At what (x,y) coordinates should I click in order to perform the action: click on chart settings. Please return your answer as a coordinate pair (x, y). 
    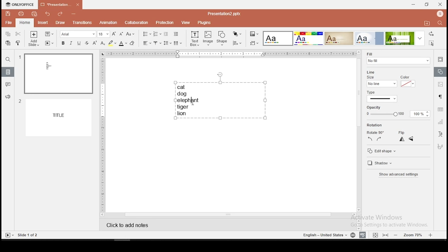
    Looking at the image, I should click on (440, 122).